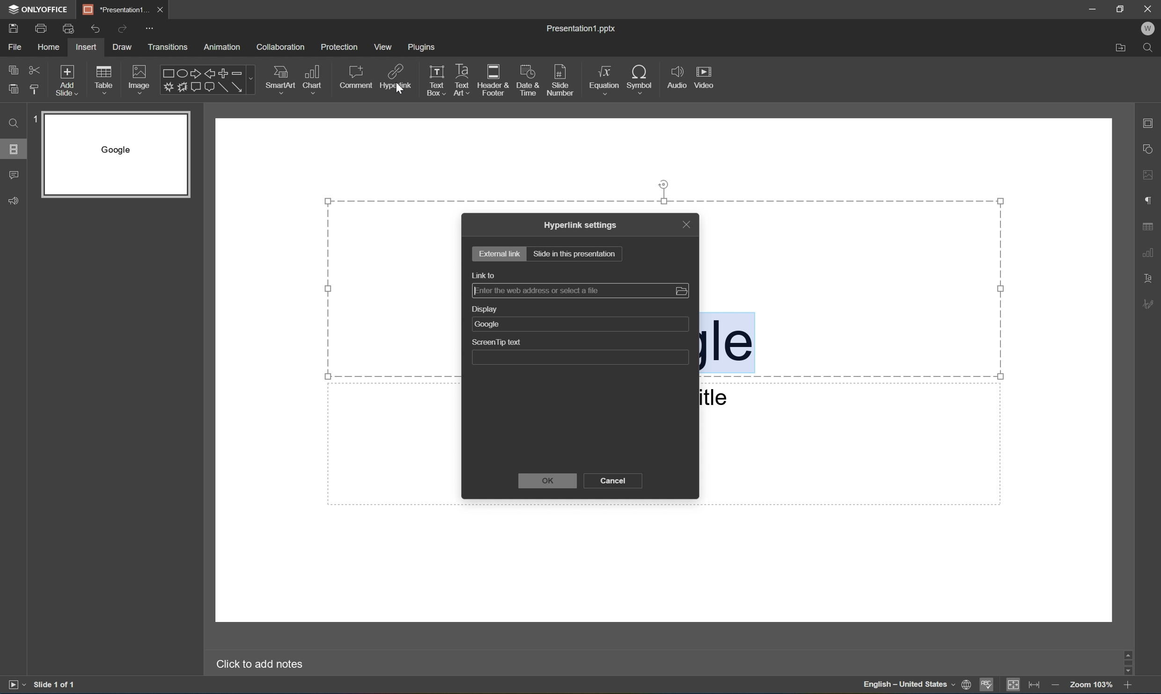  I want to click on Slide settings, so click(1149, 123).